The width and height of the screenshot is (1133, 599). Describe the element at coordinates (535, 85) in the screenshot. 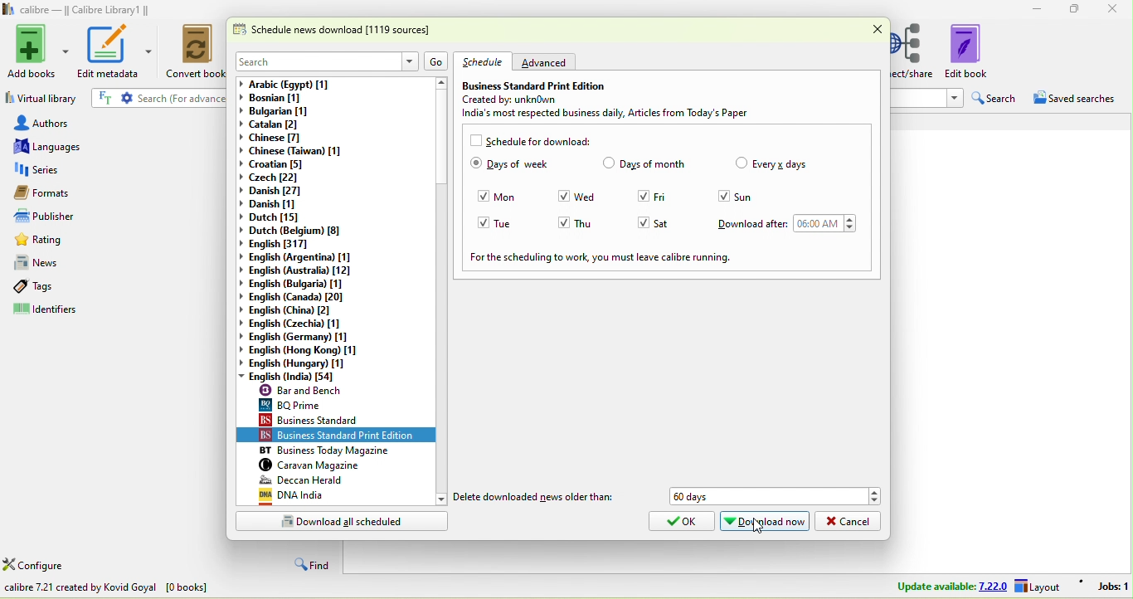

I see `business standard print edition` at that location.